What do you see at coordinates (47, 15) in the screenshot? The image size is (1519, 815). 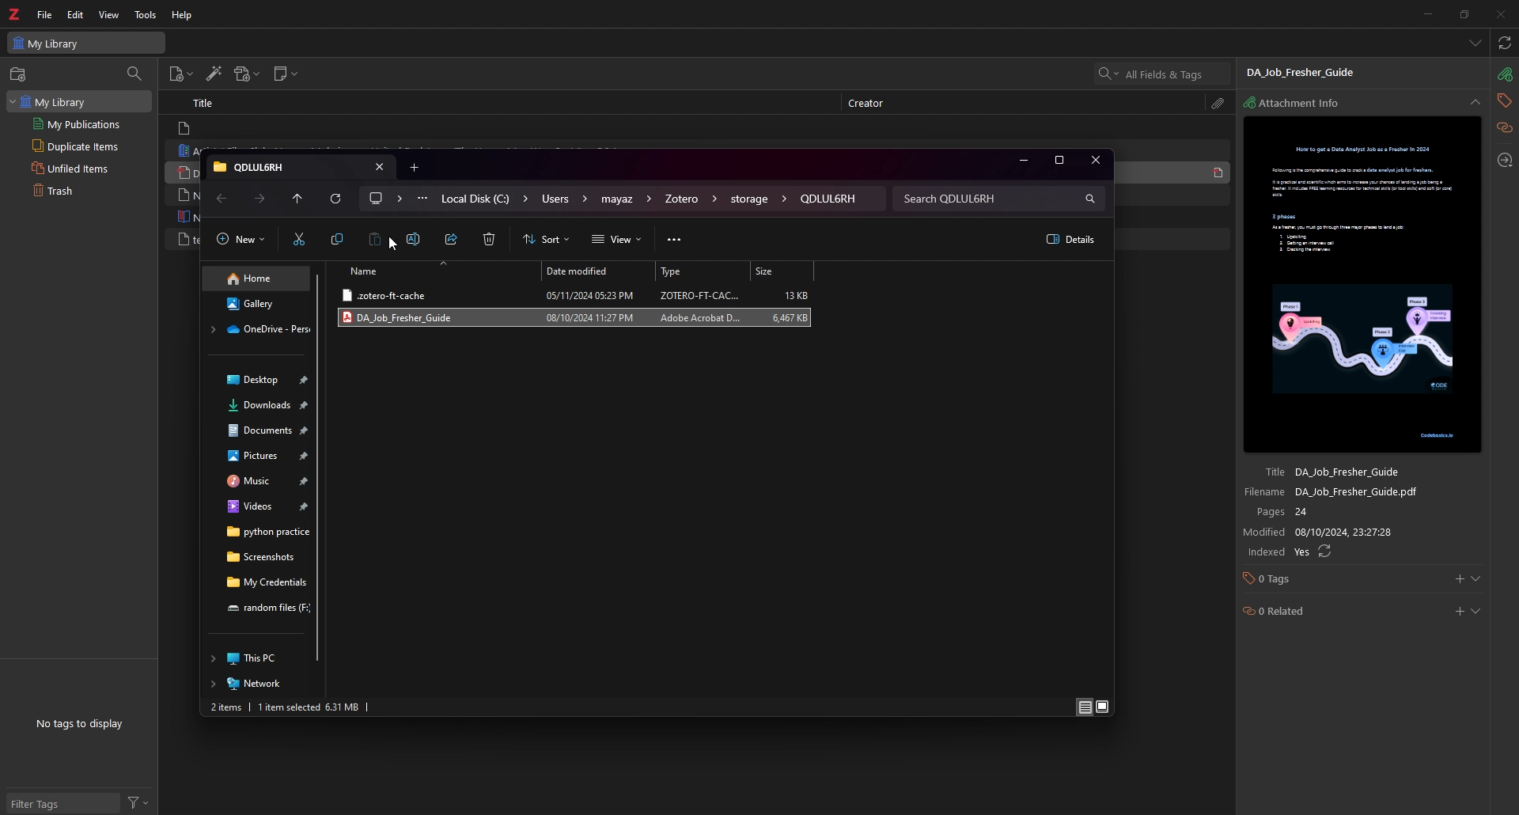 I see `file` at bounding box center [47, 15].